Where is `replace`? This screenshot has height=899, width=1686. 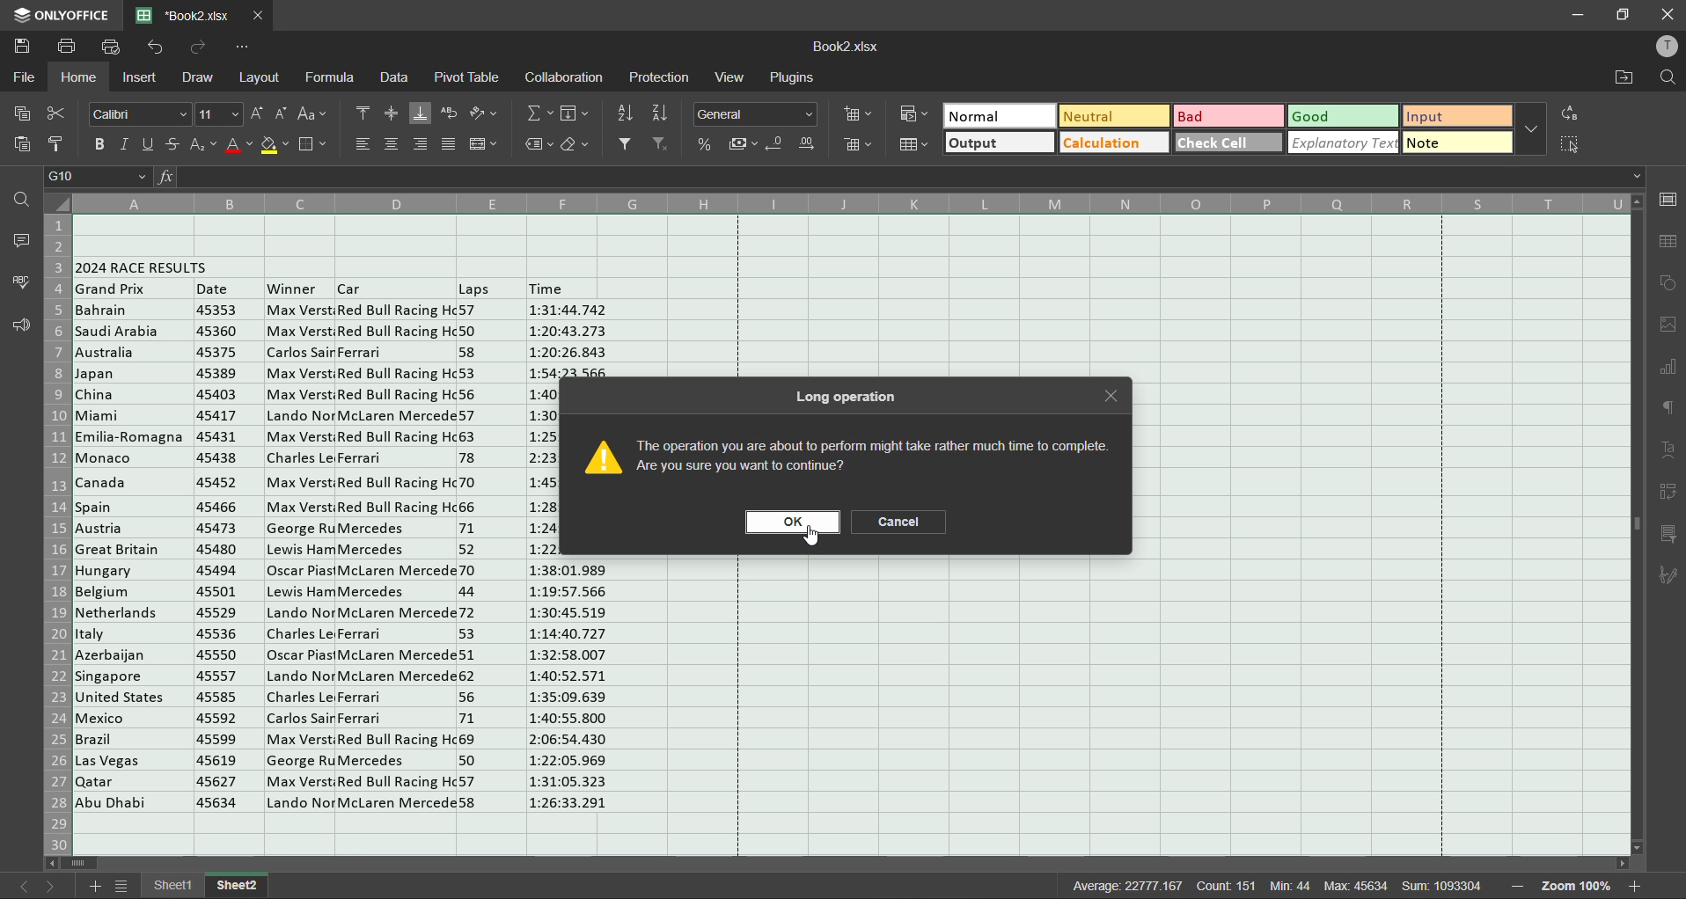 replace is located at coordinates (1572, 115).